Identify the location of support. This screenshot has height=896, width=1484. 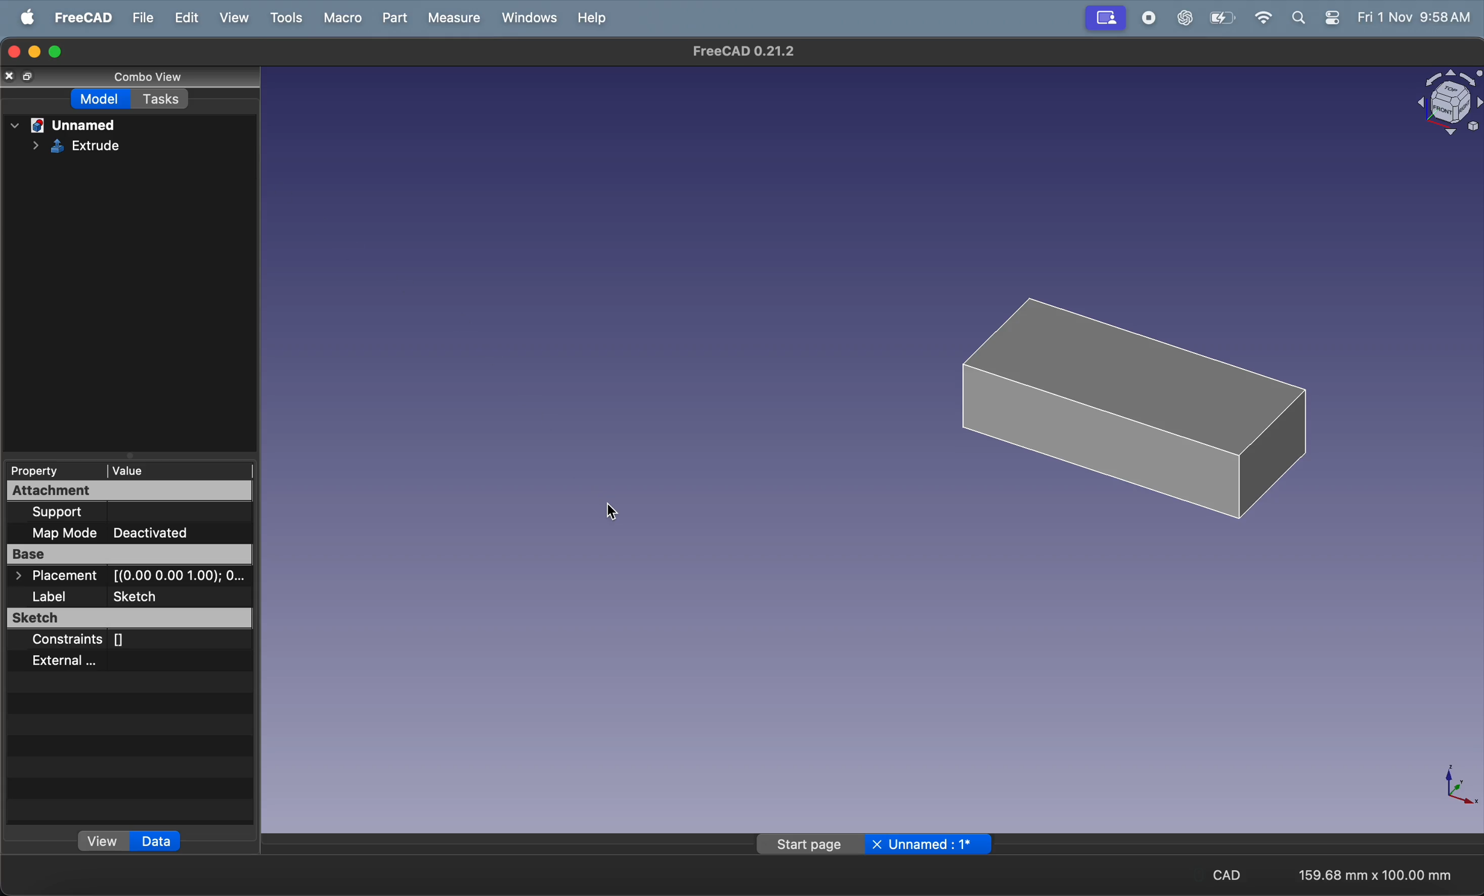
(117, 511).